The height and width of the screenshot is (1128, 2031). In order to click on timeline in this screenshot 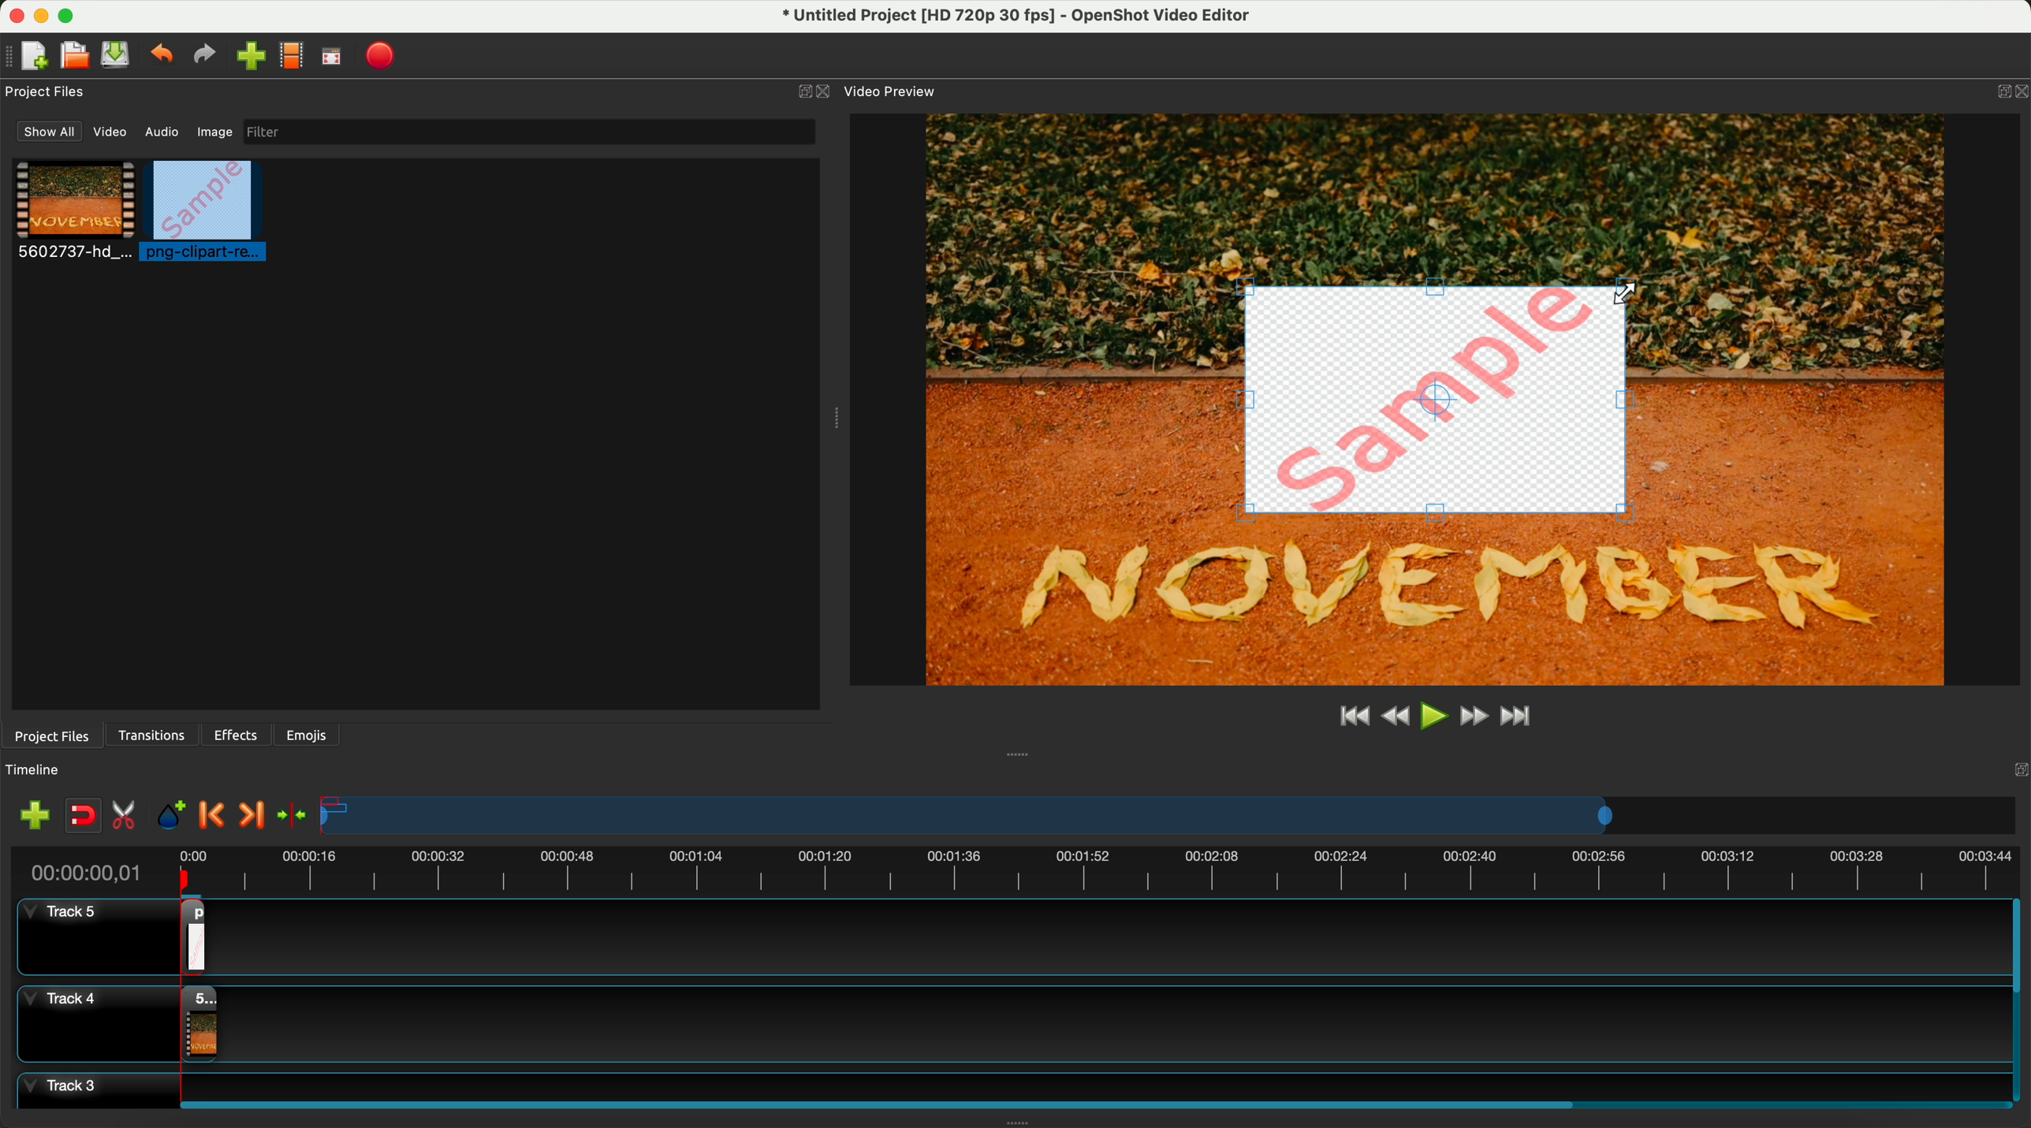, I will do `click(1014, 869)`.